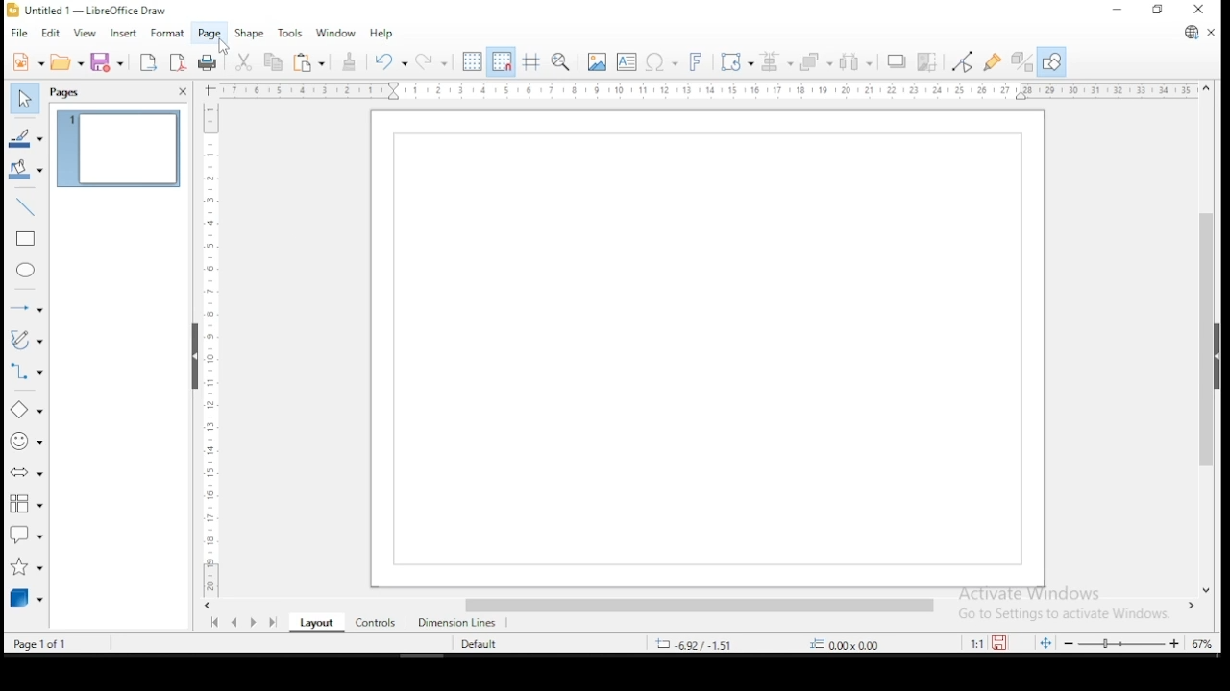 Image resolution: width=1230 pixels, height=691 pixels. What do you see at coordinates (627, 62) in the screenshot?
I see `insert textbox` at bounding box center [627, 62].